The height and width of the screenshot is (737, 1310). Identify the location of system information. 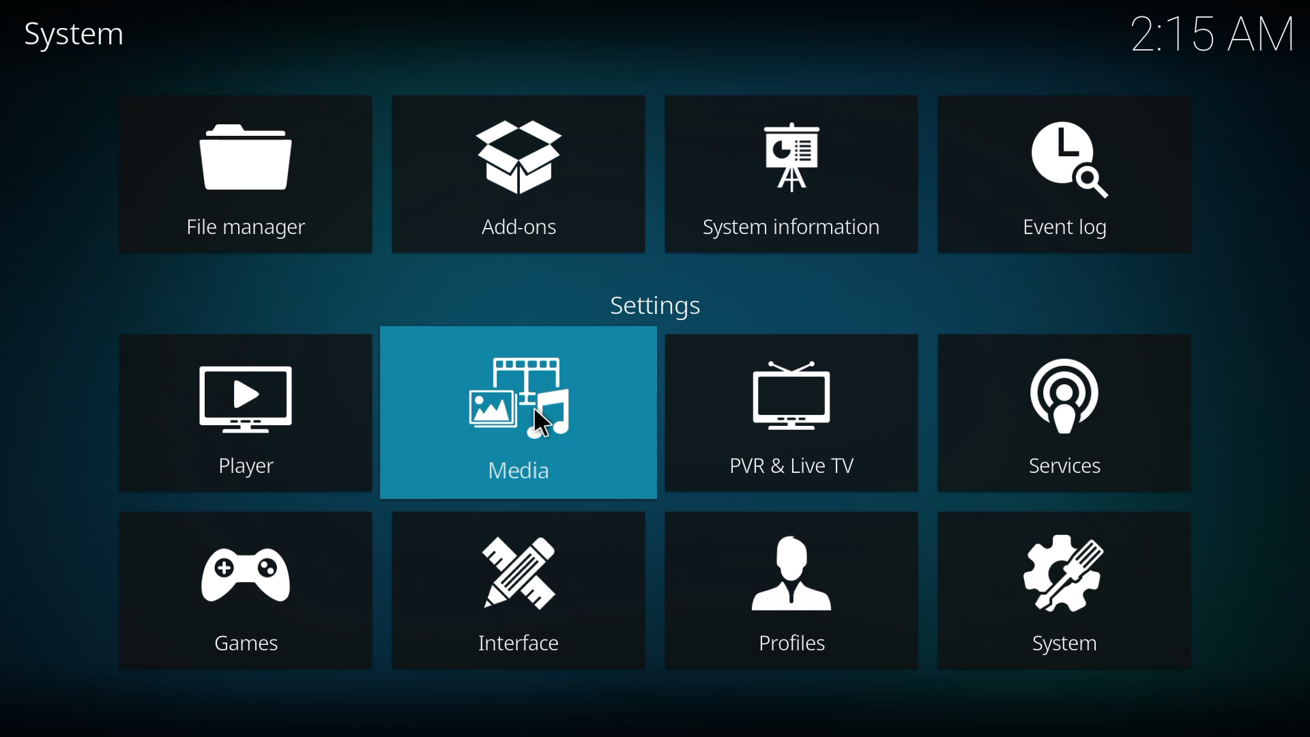
(796, 175).